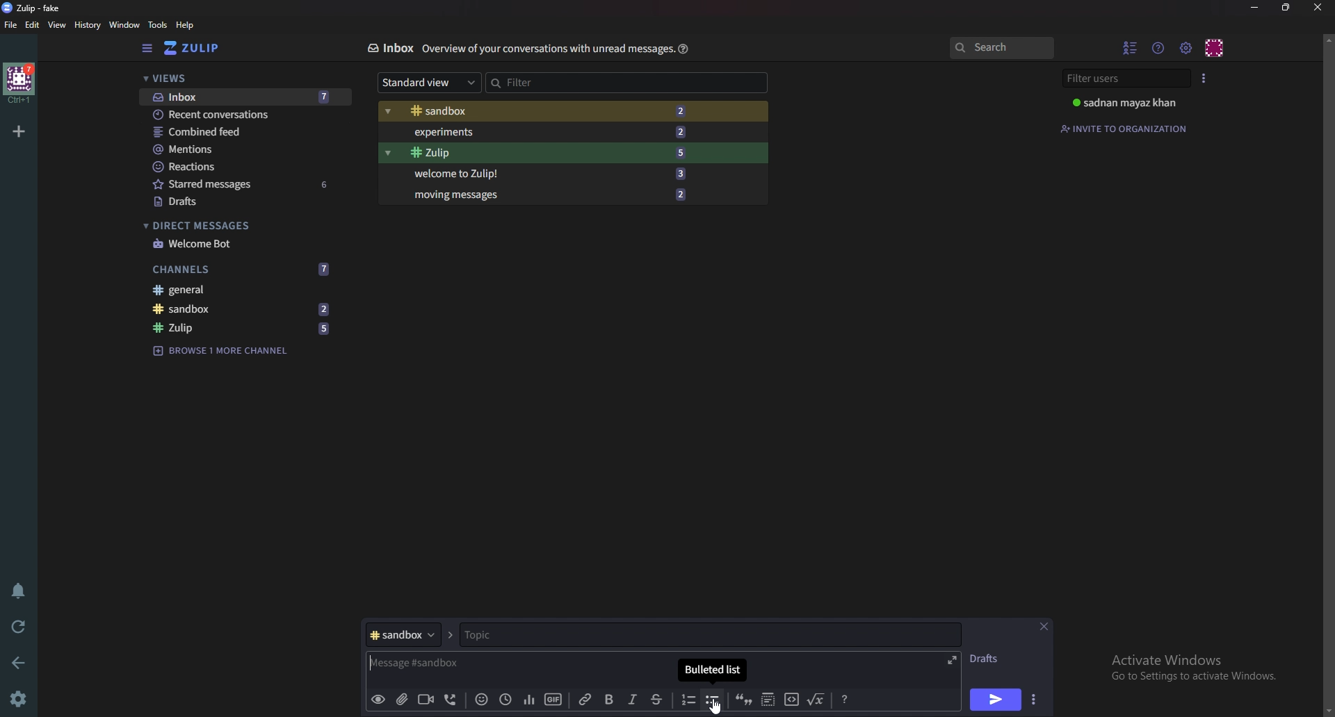  I want to click on Window, so click(127, 25).